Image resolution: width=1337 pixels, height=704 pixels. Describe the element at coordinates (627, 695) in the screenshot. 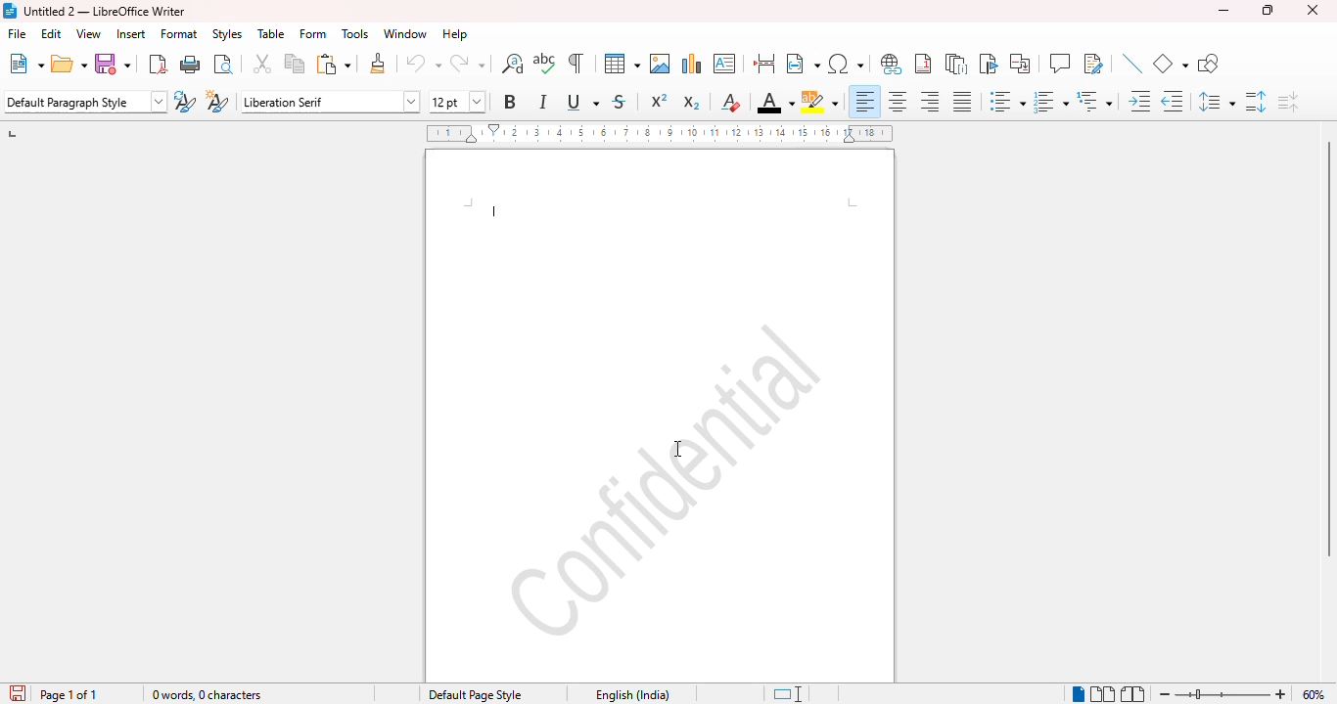

I see `English (India)` at that location.